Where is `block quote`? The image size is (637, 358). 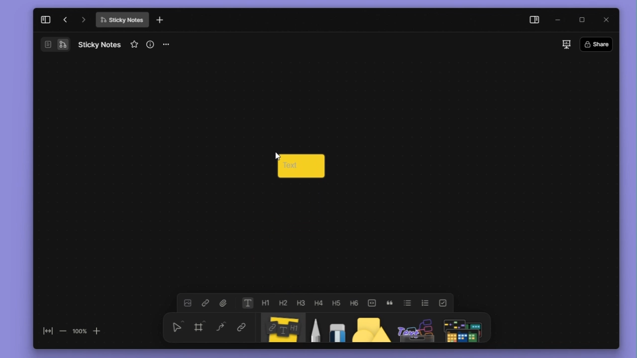
block quote is located at coordinates (391, 304).